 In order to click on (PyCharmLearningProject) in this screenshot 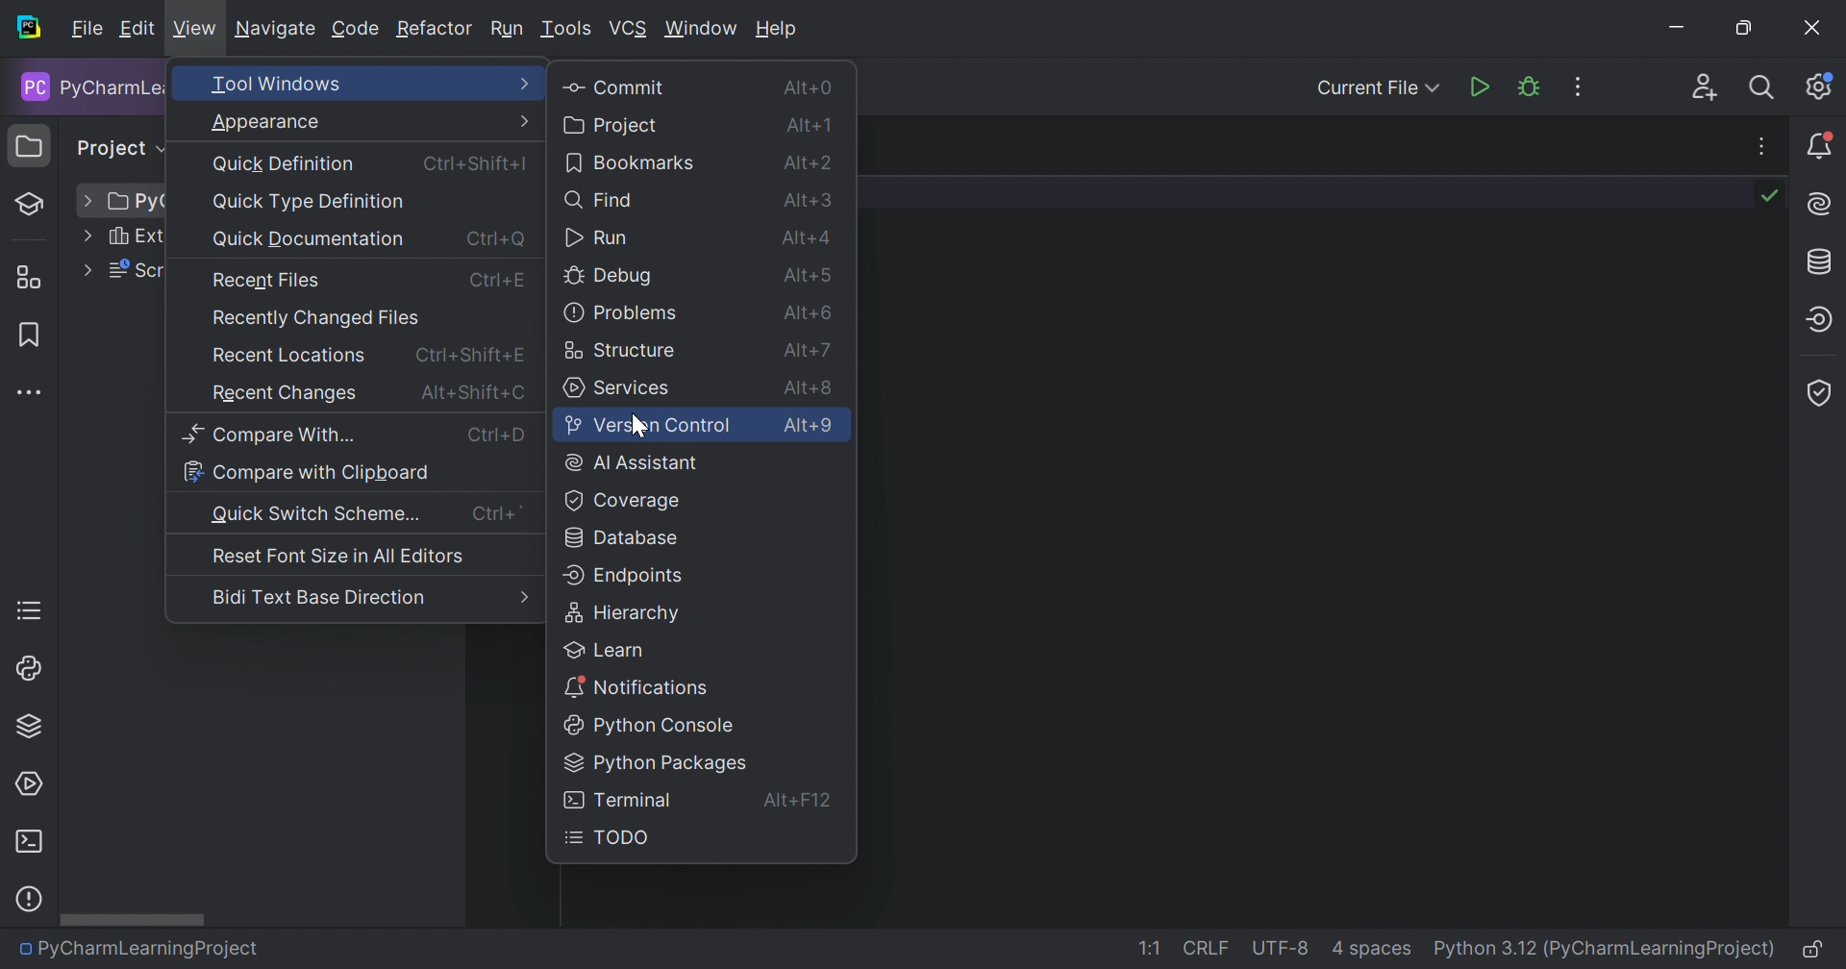, I will do `click(1661, 949)`.